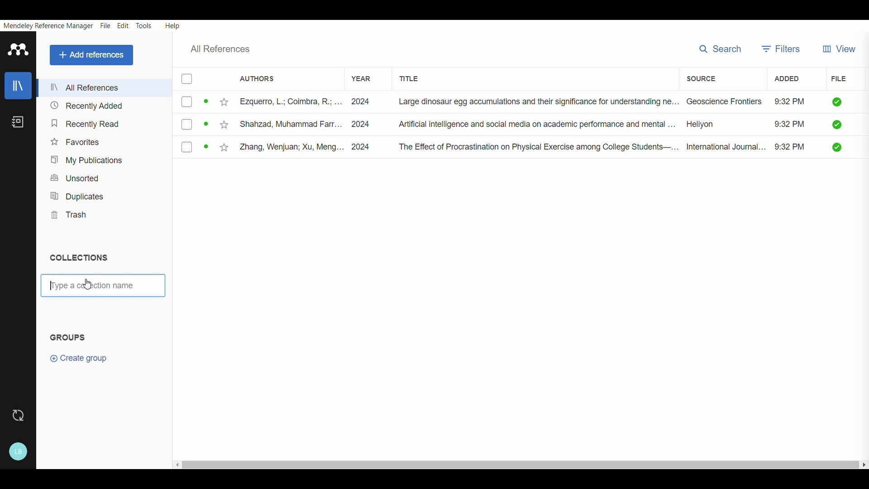 This screenshot has height=489, width=869. Describe the element at coordinates (174, 24) in the screenshot. I see `Help` at that location.